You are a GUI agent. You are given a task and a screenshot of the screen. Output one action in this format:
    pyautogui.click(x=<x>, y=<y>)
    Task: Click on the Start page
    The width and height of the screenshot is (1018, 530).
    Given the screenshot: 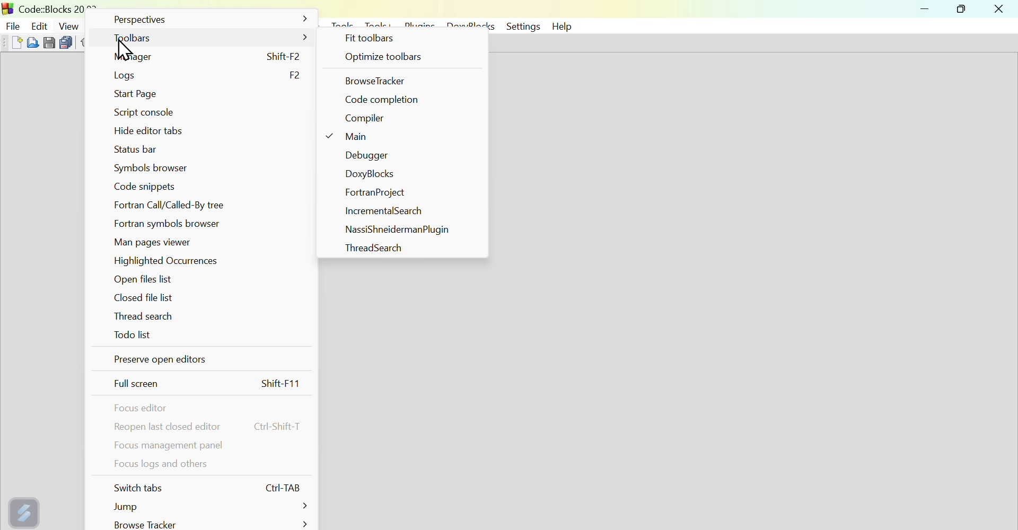 What is the action you would take?
    pyautogui.click(x=141, y=92)
    